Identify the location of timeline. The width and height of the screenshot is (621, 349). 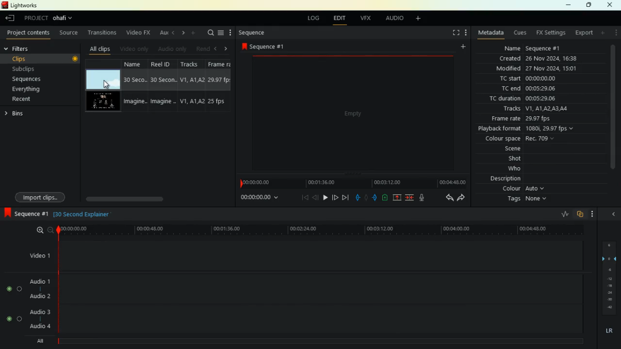
(323, 229).